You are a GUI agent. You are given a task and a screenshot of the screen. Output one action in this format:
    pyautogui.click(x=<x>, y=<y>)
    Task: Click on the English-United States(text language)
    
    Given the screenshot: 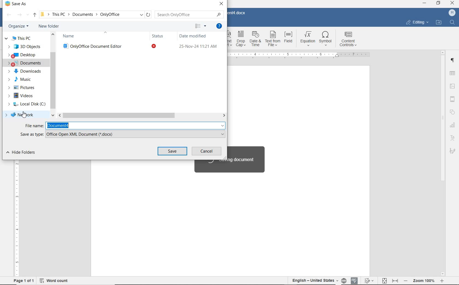 What is the action you would take?
    pyautogui.click(x=314, y=281)
    